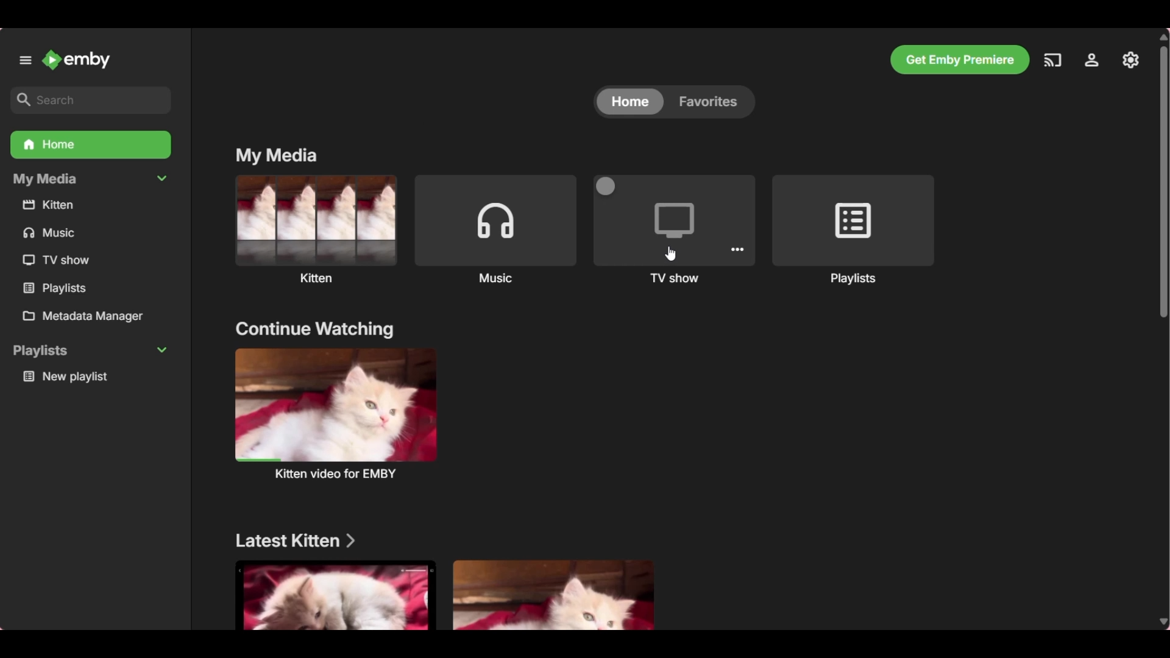 This screenshot has width=1170, height=658. What do you see at coordinates (334, 595) in the screenshot?
I see `Media under mentioned title` at bounding box center [334, 595].